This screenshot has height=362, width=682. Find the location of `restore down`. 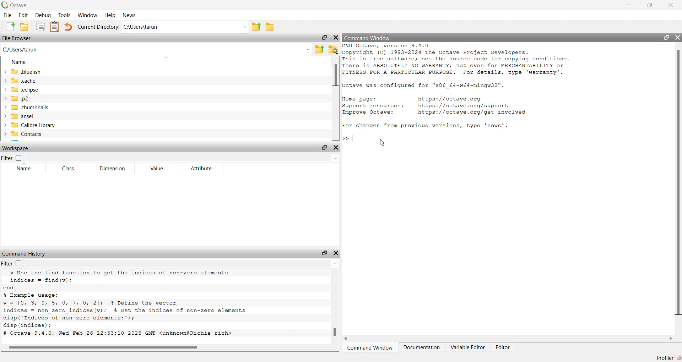

restore down is located at coordinates (324, 253).